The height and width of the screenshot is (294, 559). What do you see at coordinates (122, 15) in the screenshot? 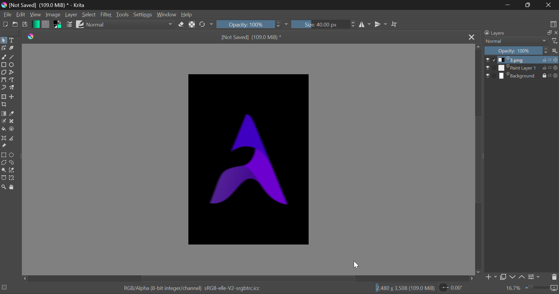
I see `Tools` at bounding box center [122, 15].